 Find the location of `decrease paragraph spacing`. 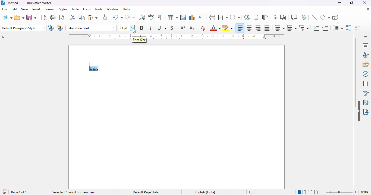

decrease paragraph spacing is located at coordinates (358, 28).